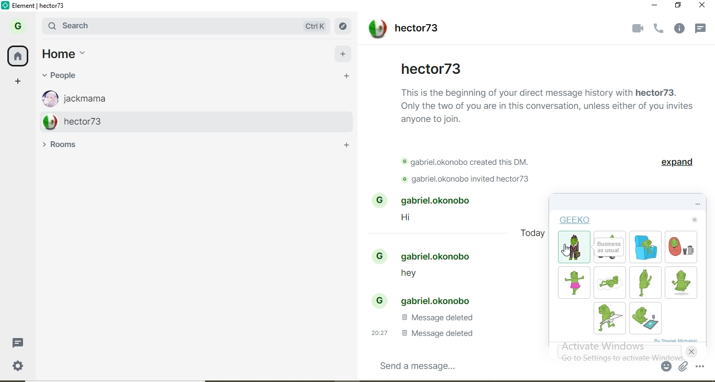  I want to click on sticker, so click(645, 250).